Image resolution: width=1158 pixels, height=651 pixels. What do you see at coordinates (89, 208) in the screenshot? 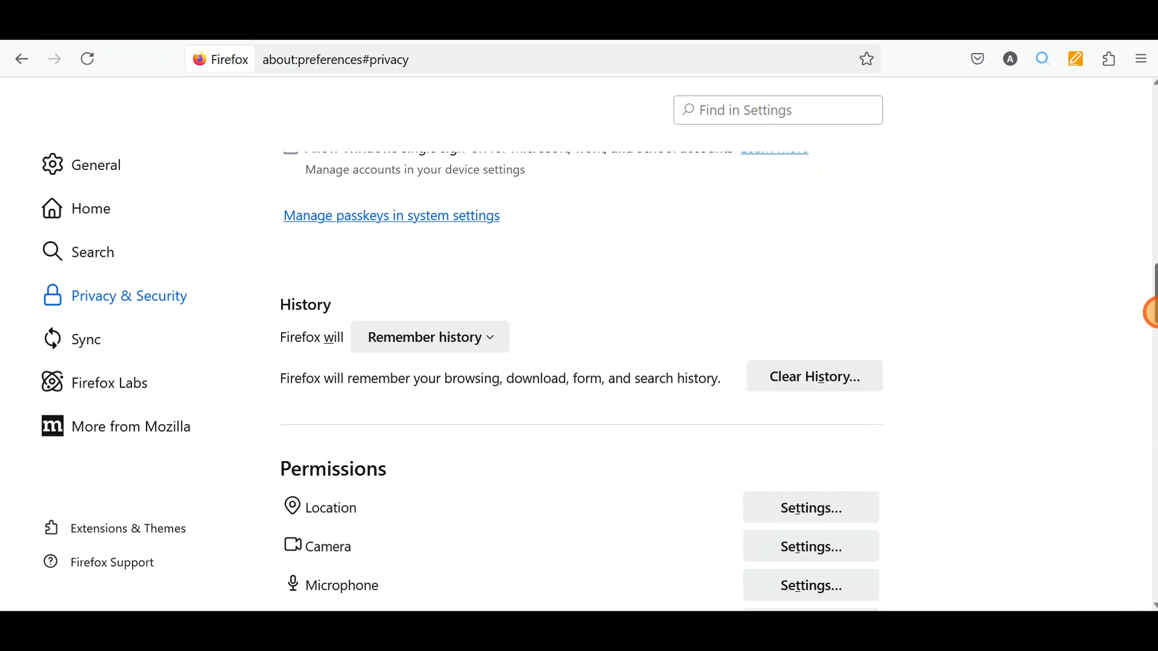
I see `Home` at bounding box center [89, 208].